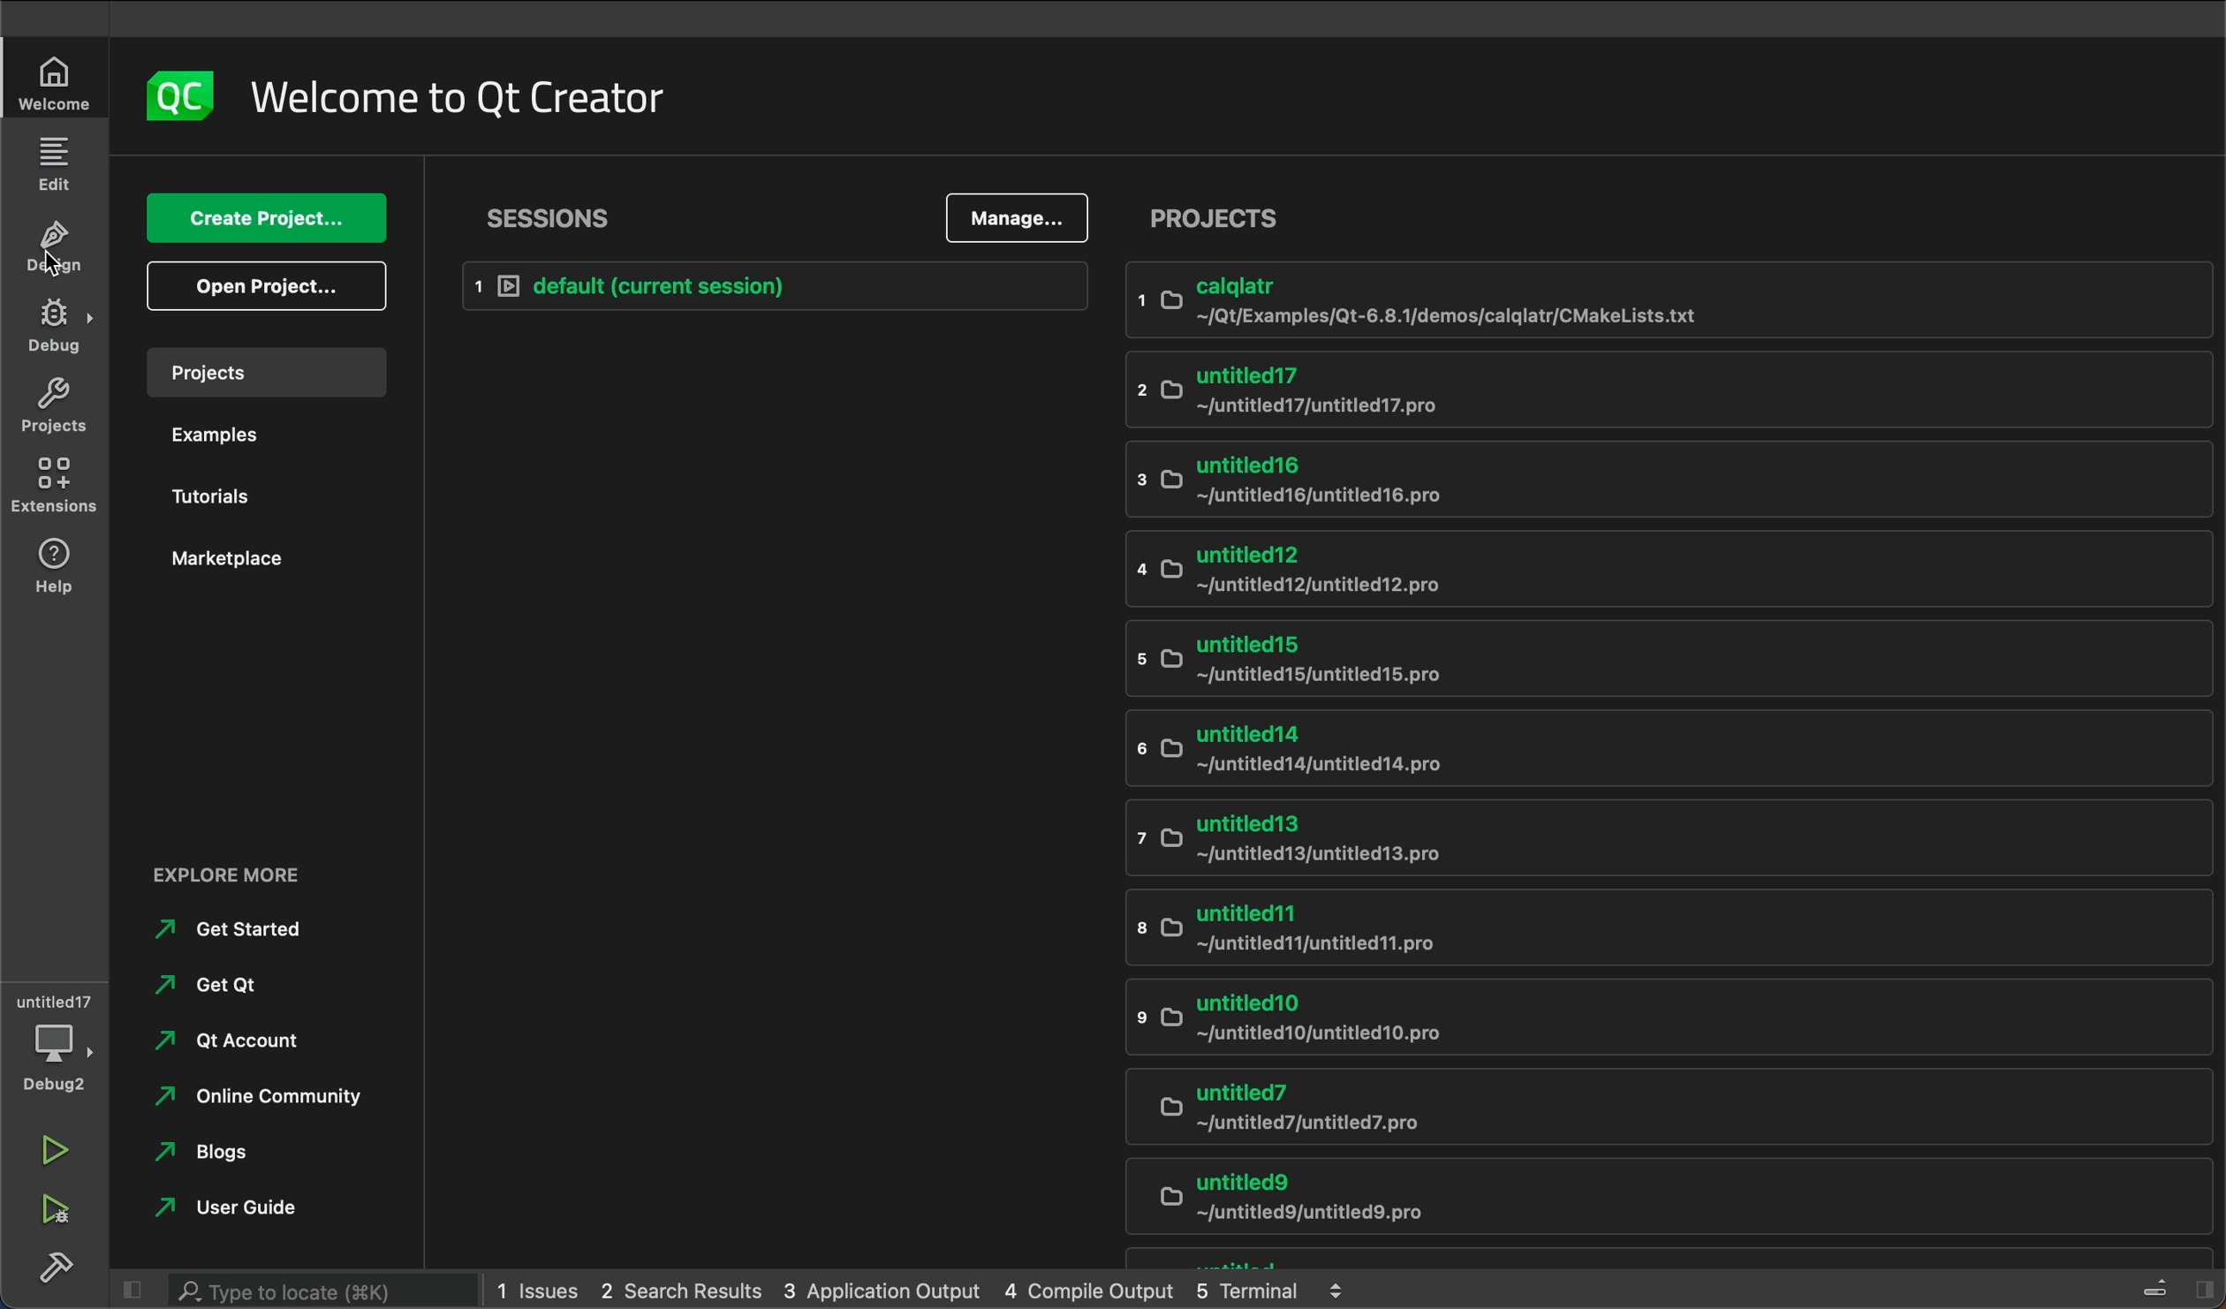  What do you see at coordinates (1674, 210) in the screenshot?
I see `projects` at bounding box center [1674, 210].